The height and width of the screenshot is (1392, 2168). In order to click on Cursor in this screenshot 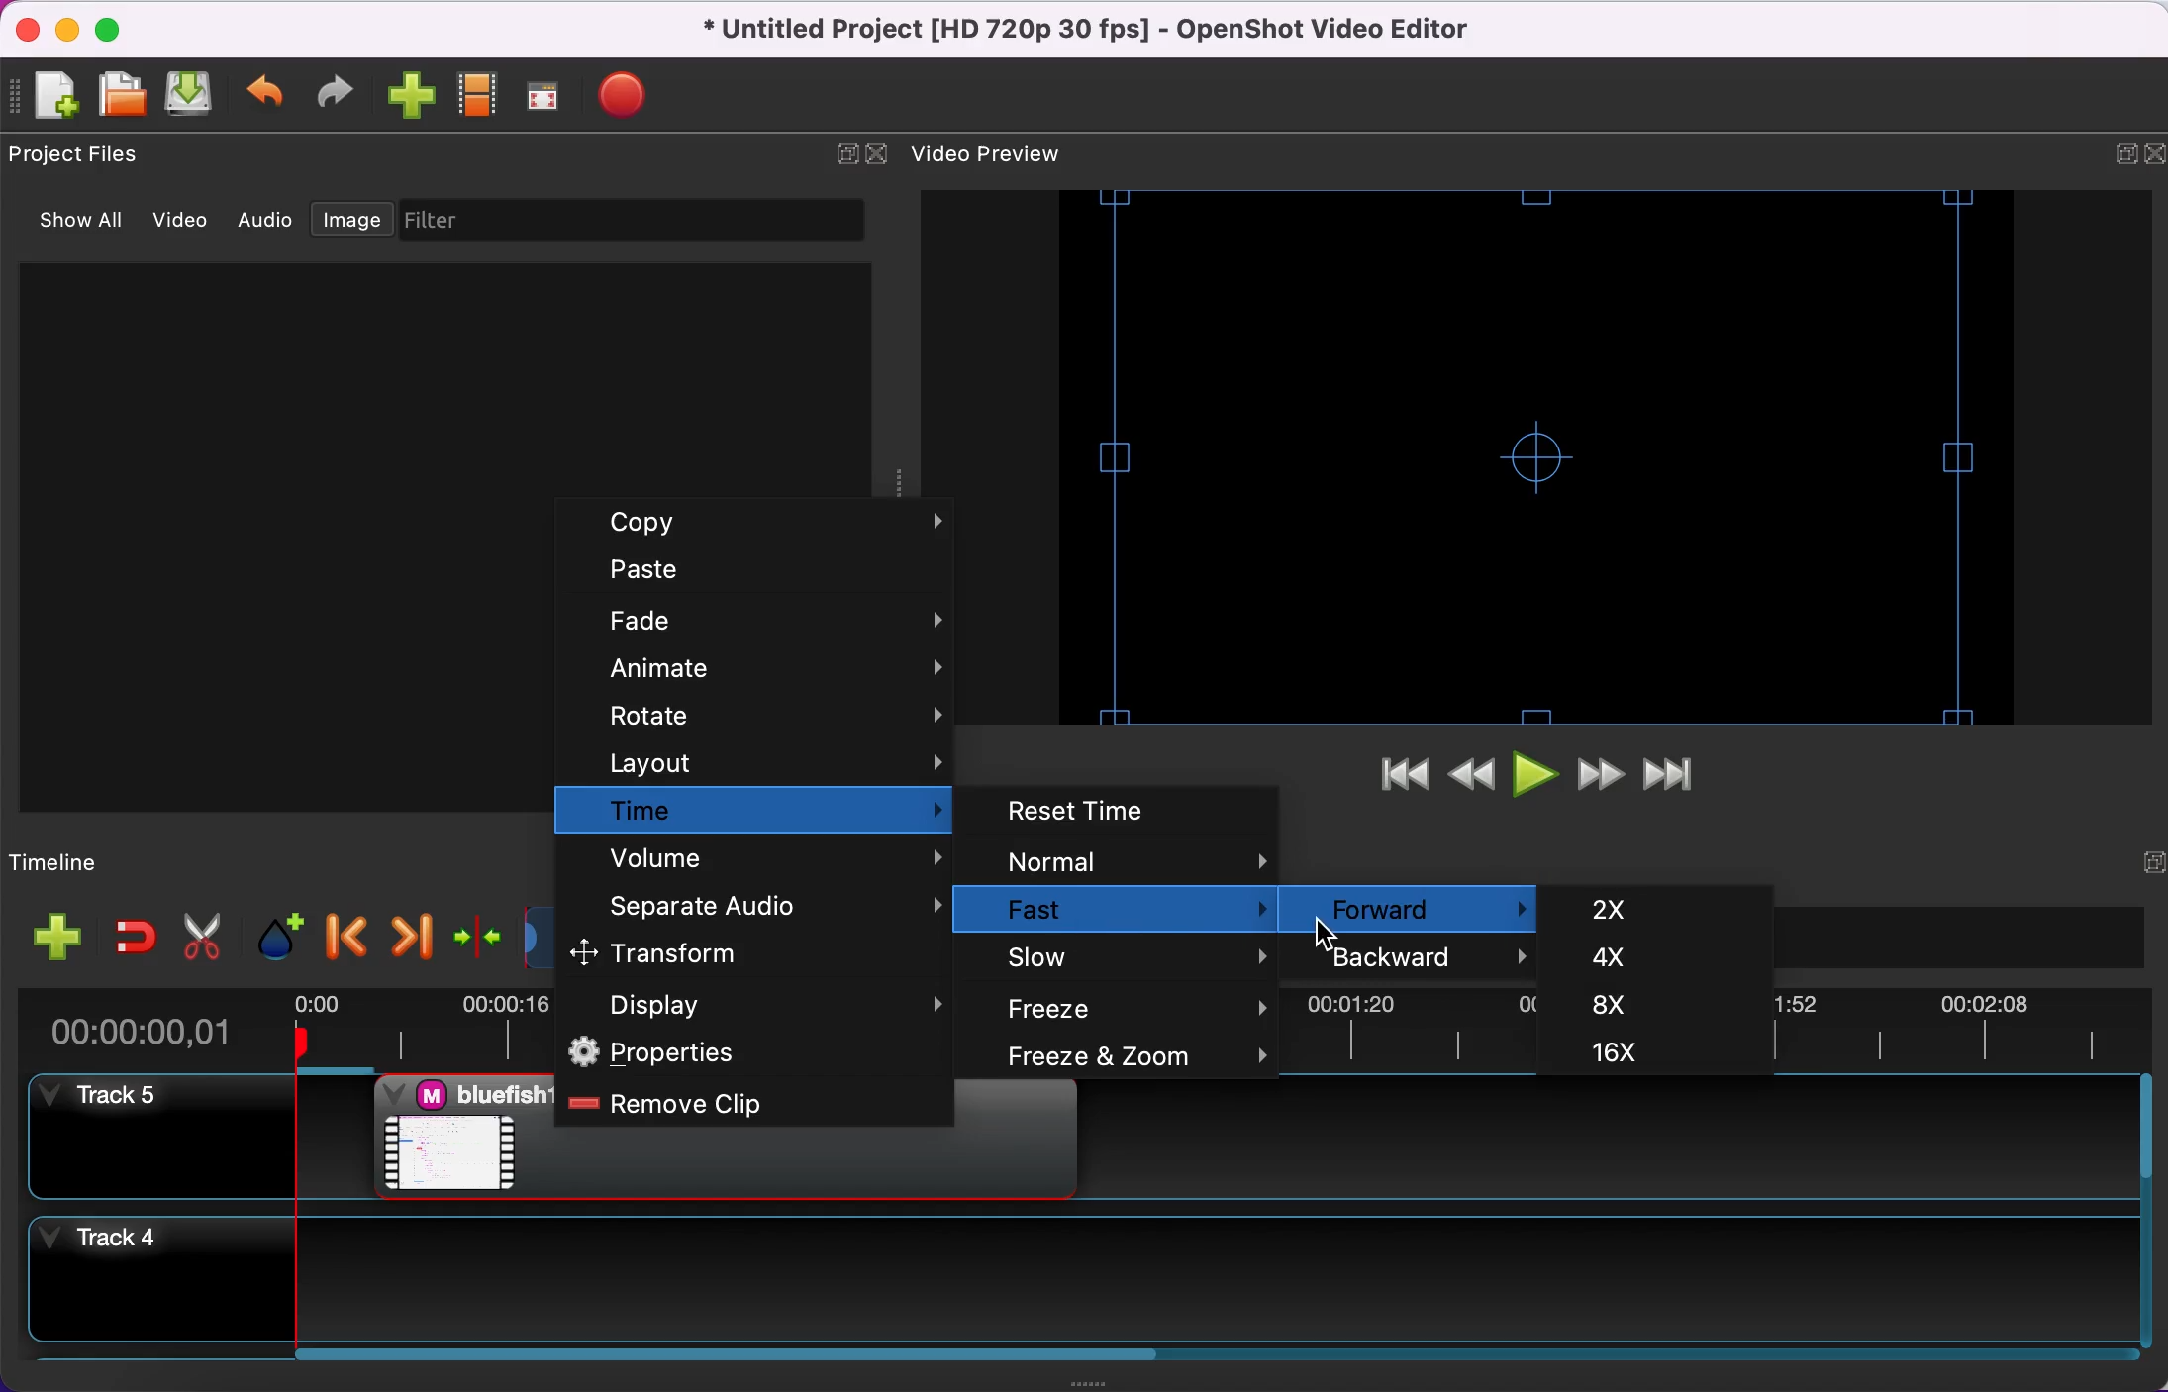, I will do `click(1332, 931)`.